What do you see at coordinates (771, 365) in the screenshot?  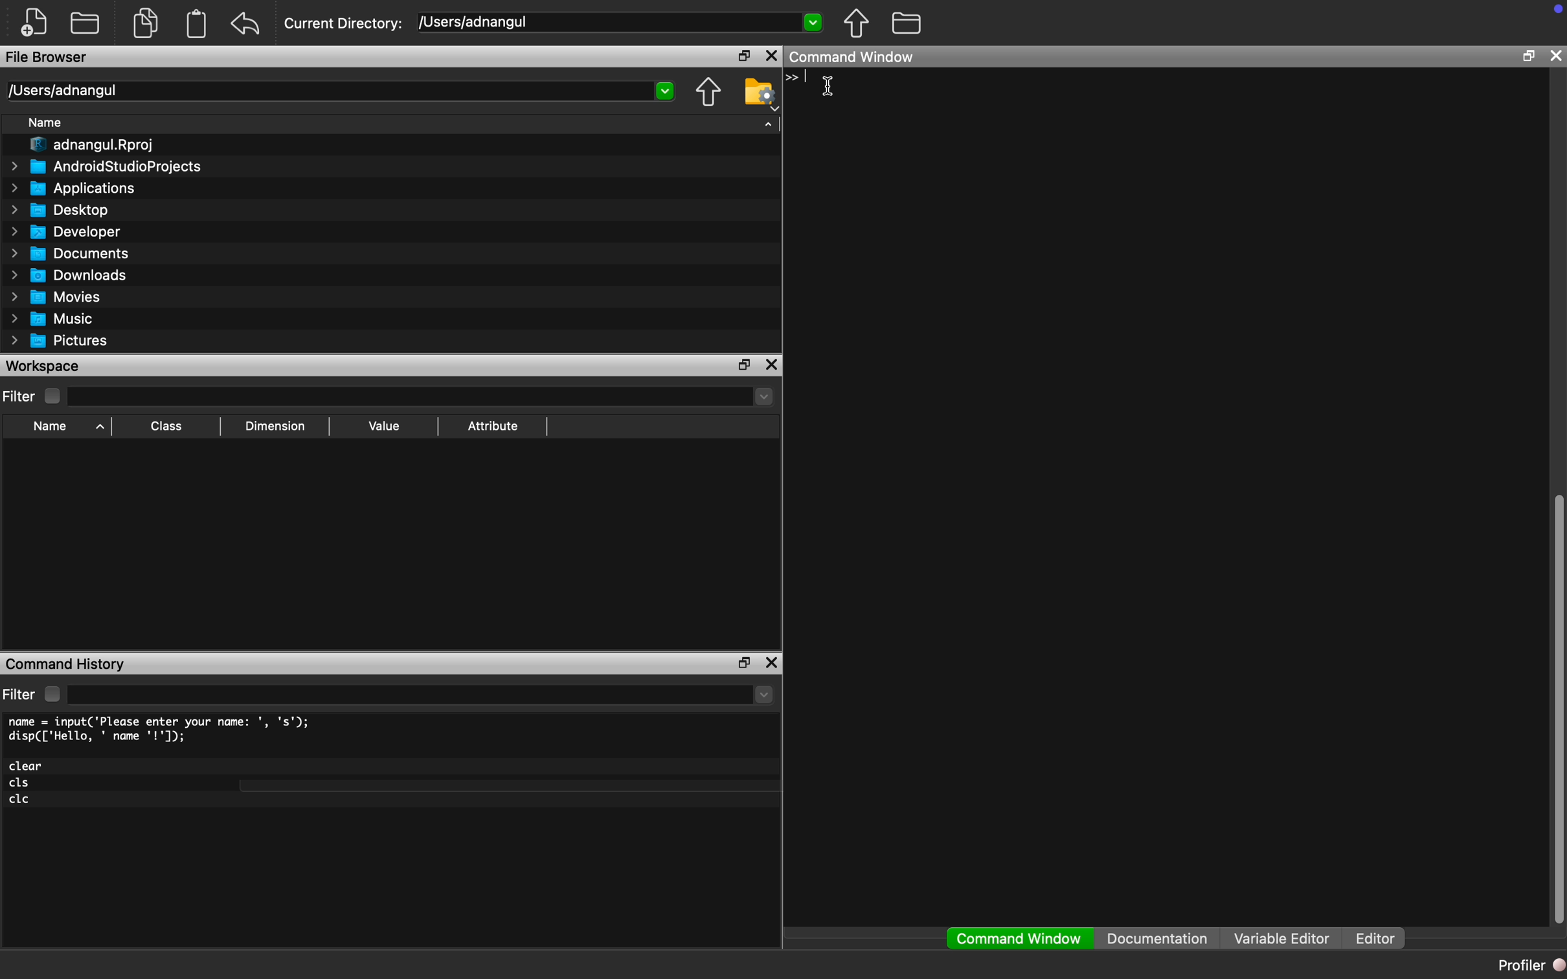 I see `close` at bounding box center [771, 365].